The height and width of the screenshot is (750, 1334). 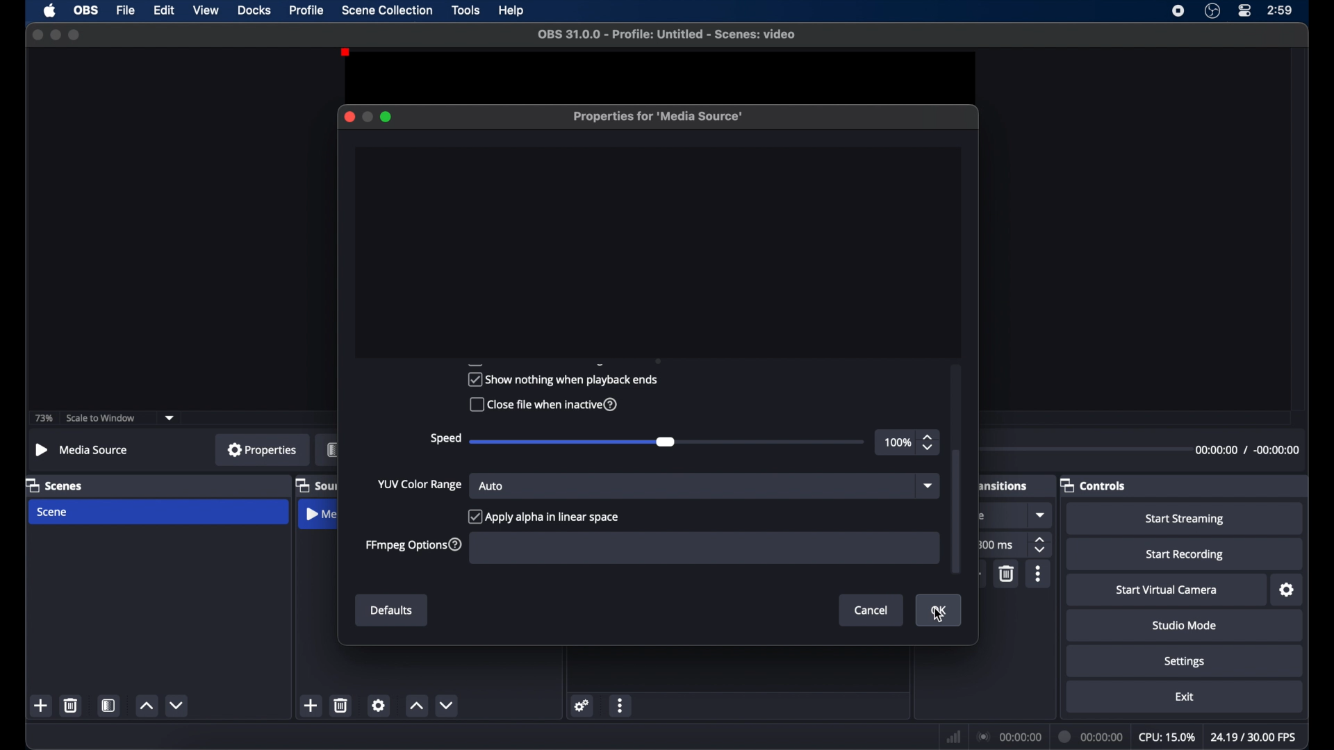 What do you see at coordinates (147, 706) in the screenshot?
I see `increment` at bounding box center [147, 706].